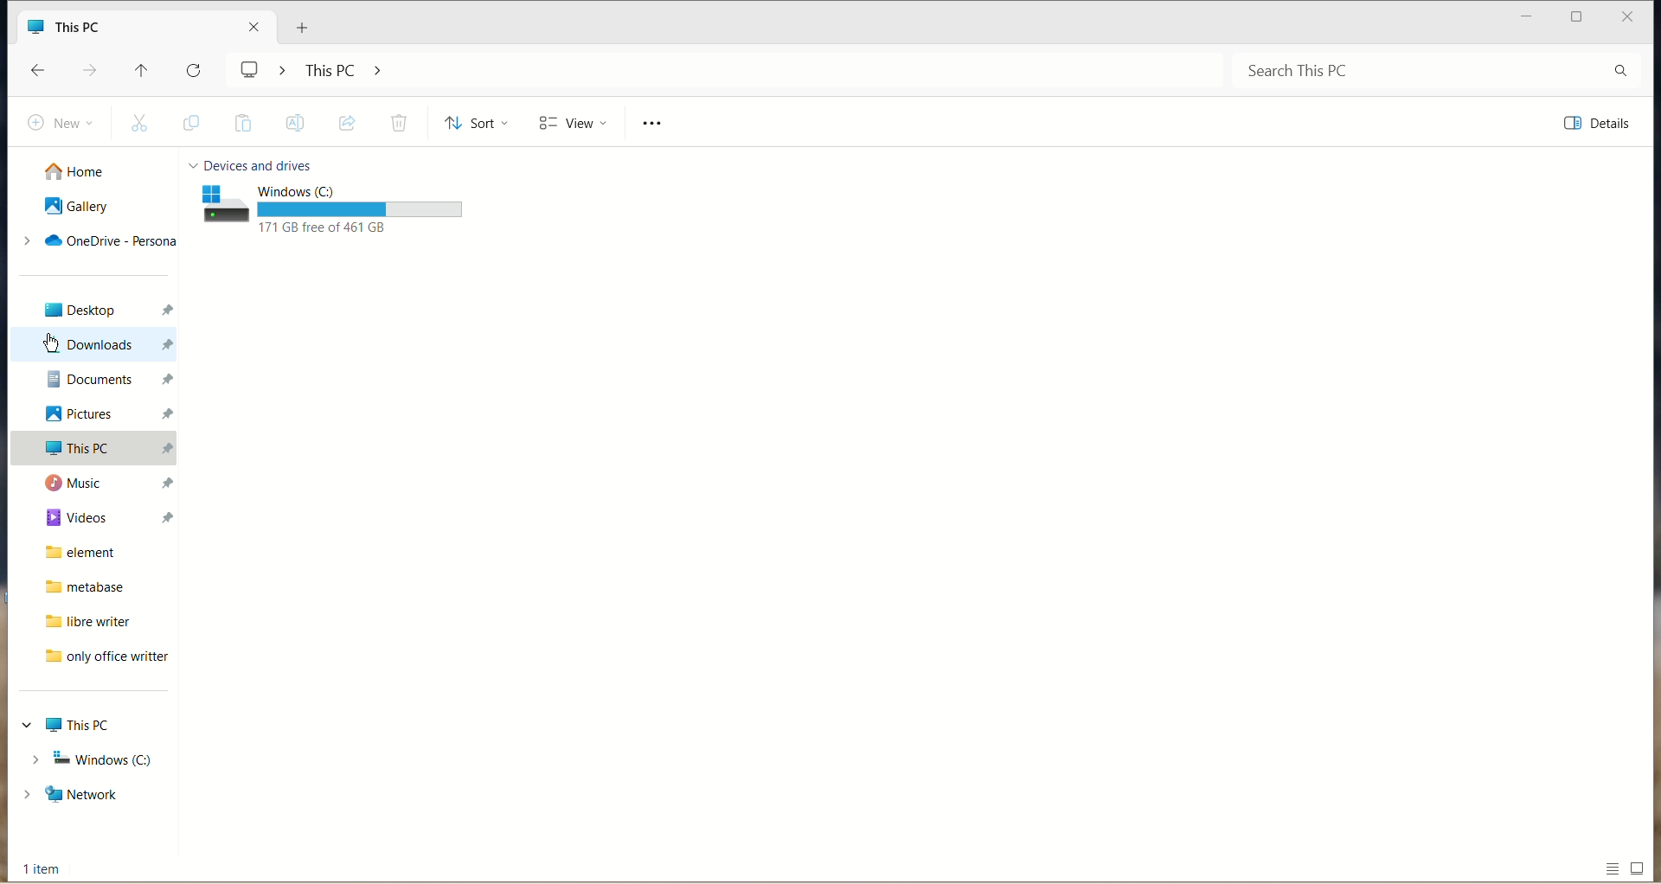 The height and width of the screenshot is (884, 1661). What do you see at coordinates (1615, 872) in the screenshot?
I see `display item details` at bounding box center [1615, 872].